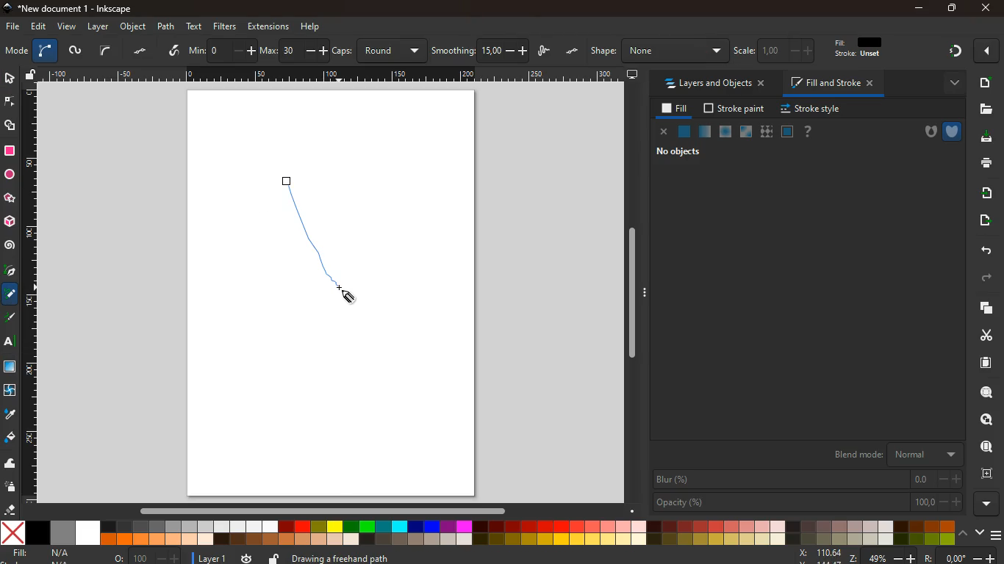 Image resolution: width=1004 pixels, height=564 pixels. I want to click on filters, so click(225, 26).